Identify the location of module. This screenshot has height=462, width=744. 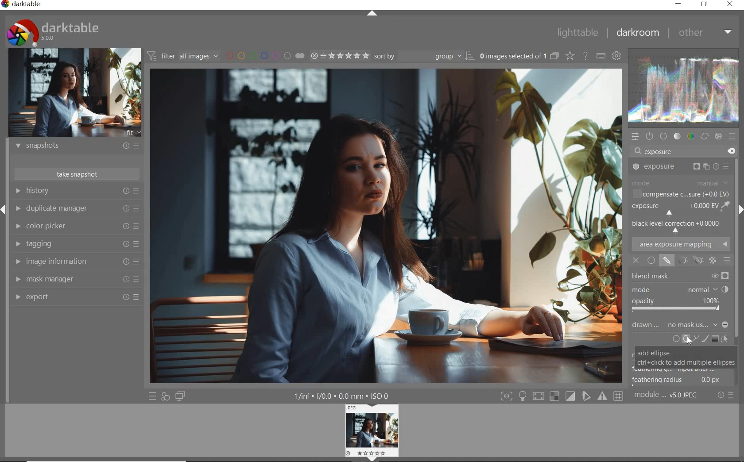
(667, 396).